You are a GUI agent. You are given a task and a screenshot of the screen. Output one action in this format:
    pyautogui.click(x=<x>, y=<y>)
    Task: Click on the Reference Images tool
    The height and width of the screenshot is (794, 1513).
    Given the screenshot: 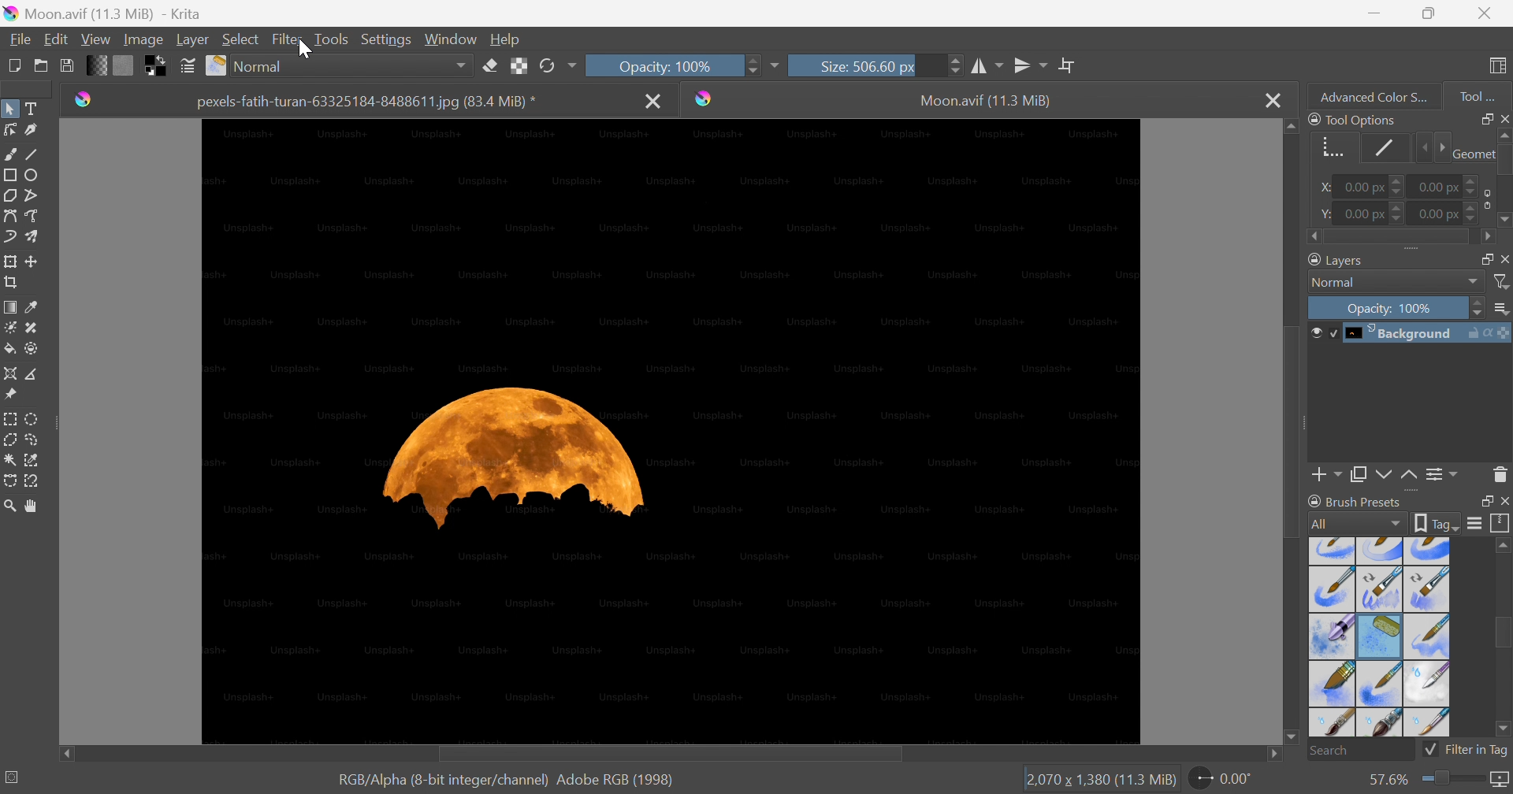 What is the action you would take?
    pyautogui.click(x=13, y=393)
    